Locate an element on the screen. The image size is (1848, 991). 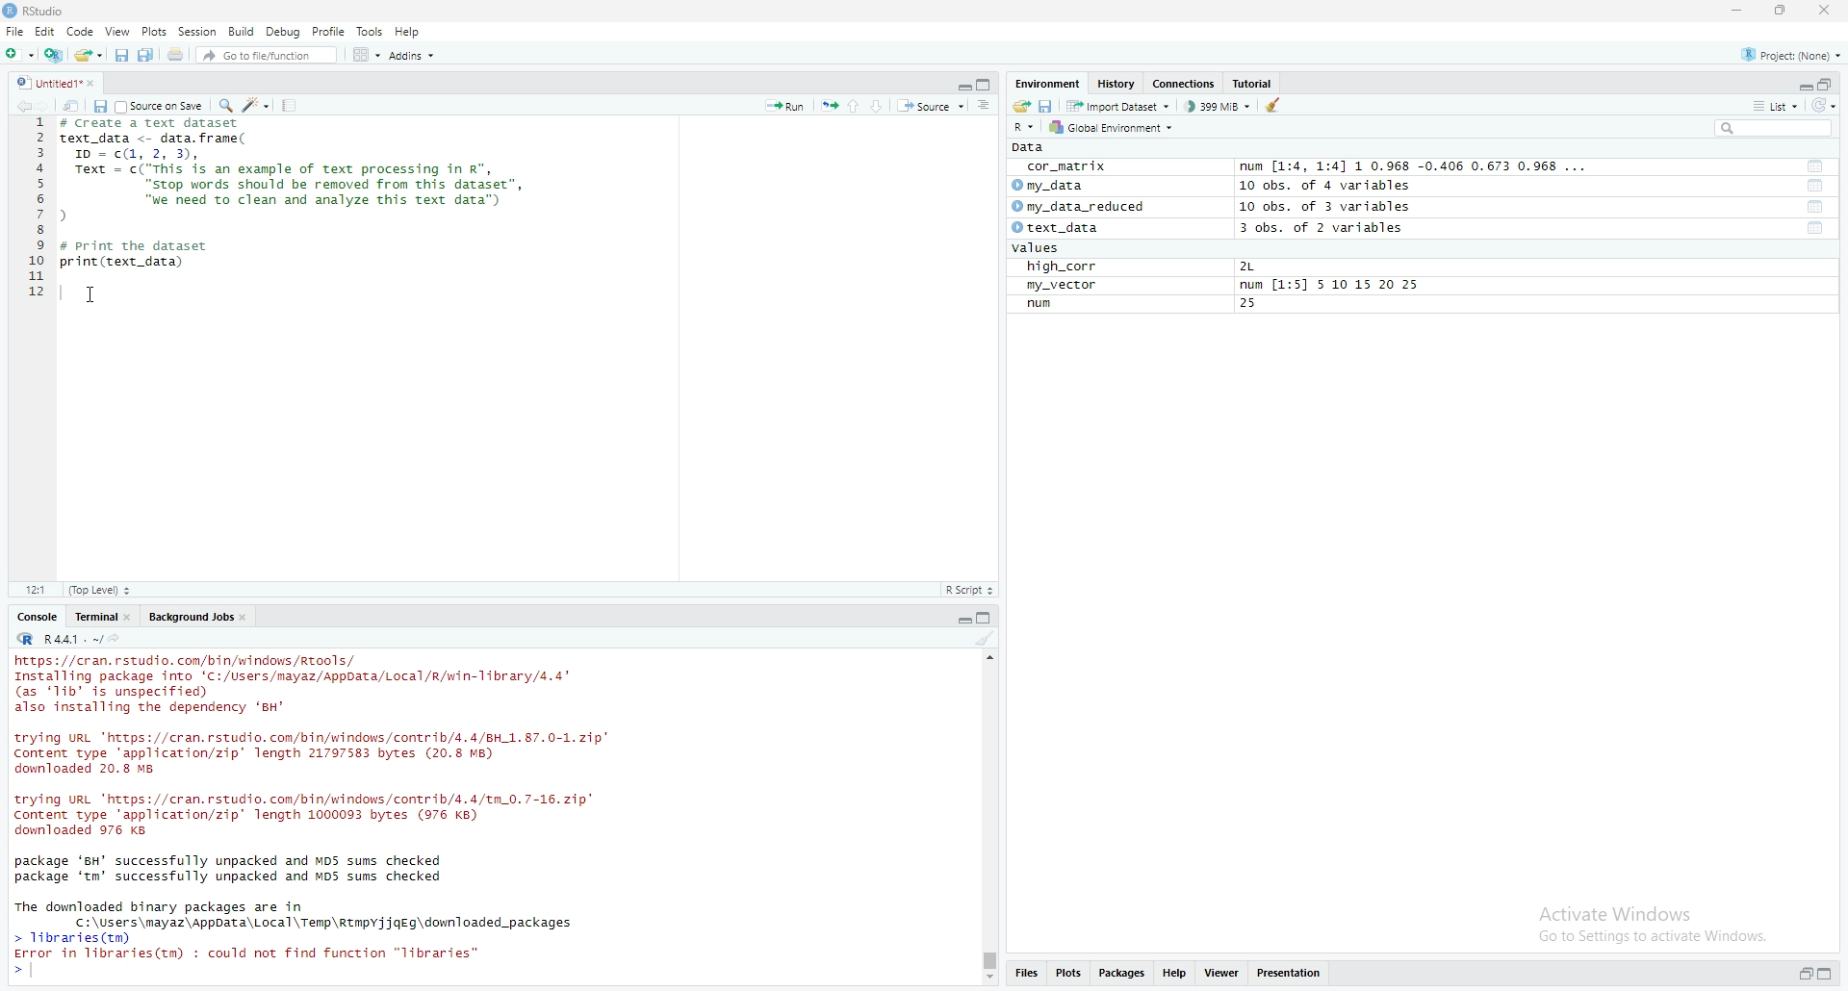
functions is located at coordinates (1814, 167).